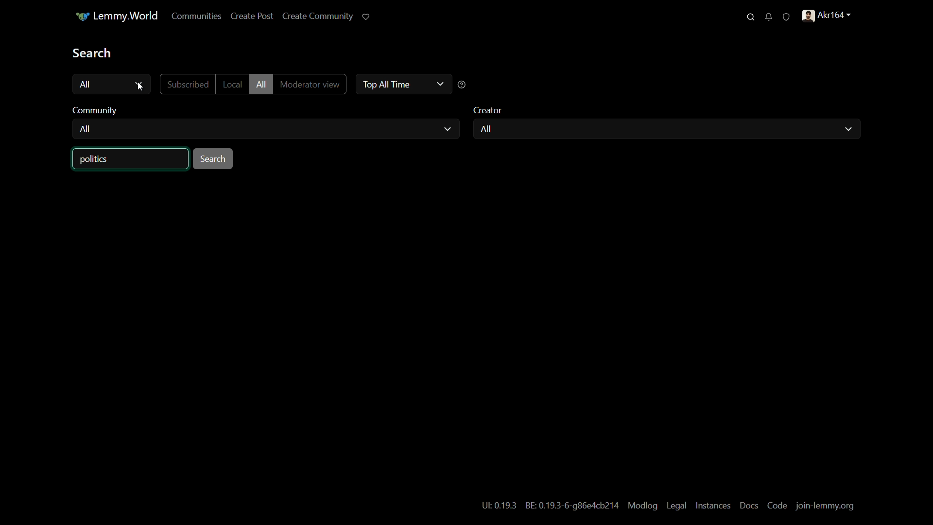 Image resolution: width=933 pixels, height=525 pixels. I want to click on local, so click(231, 84).